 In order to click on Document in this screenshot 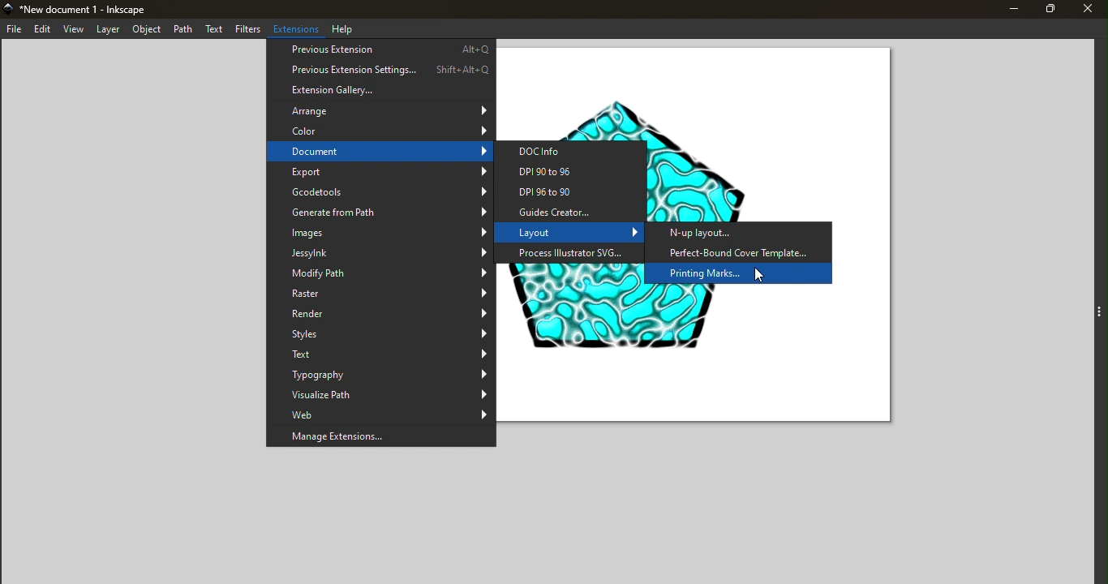, I will do `click(380, 152)`.